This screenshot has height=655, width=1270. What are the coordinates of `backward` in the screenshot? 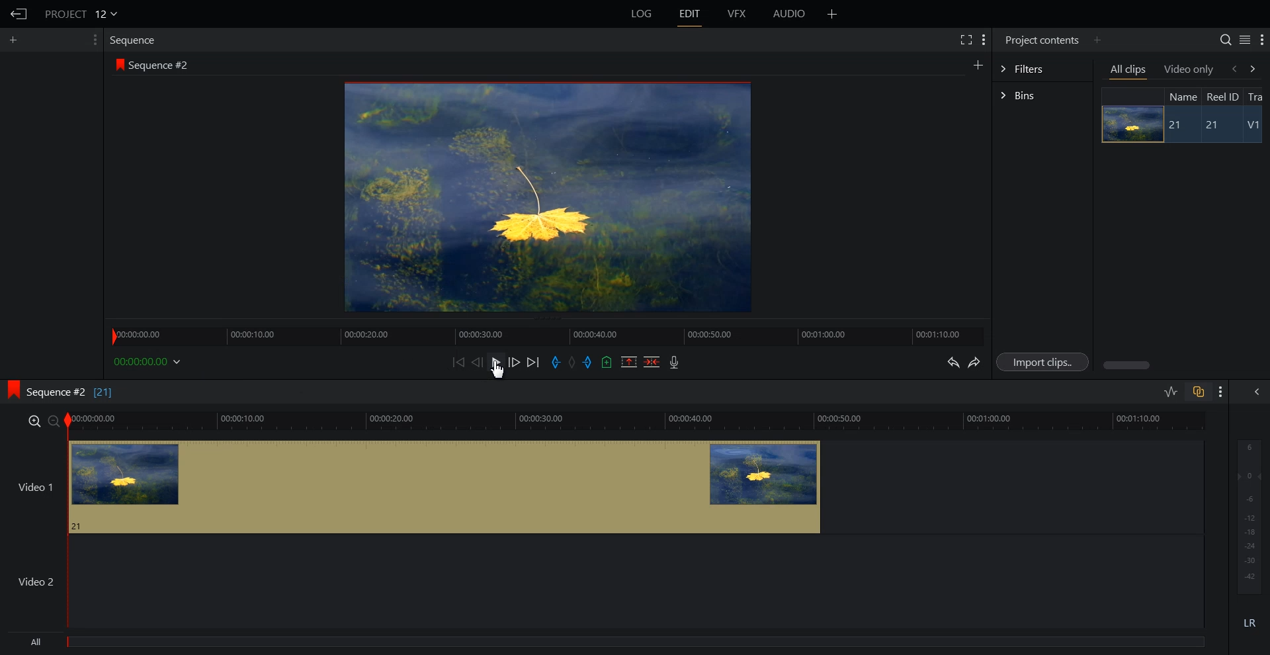 It's located at (1233, 68).